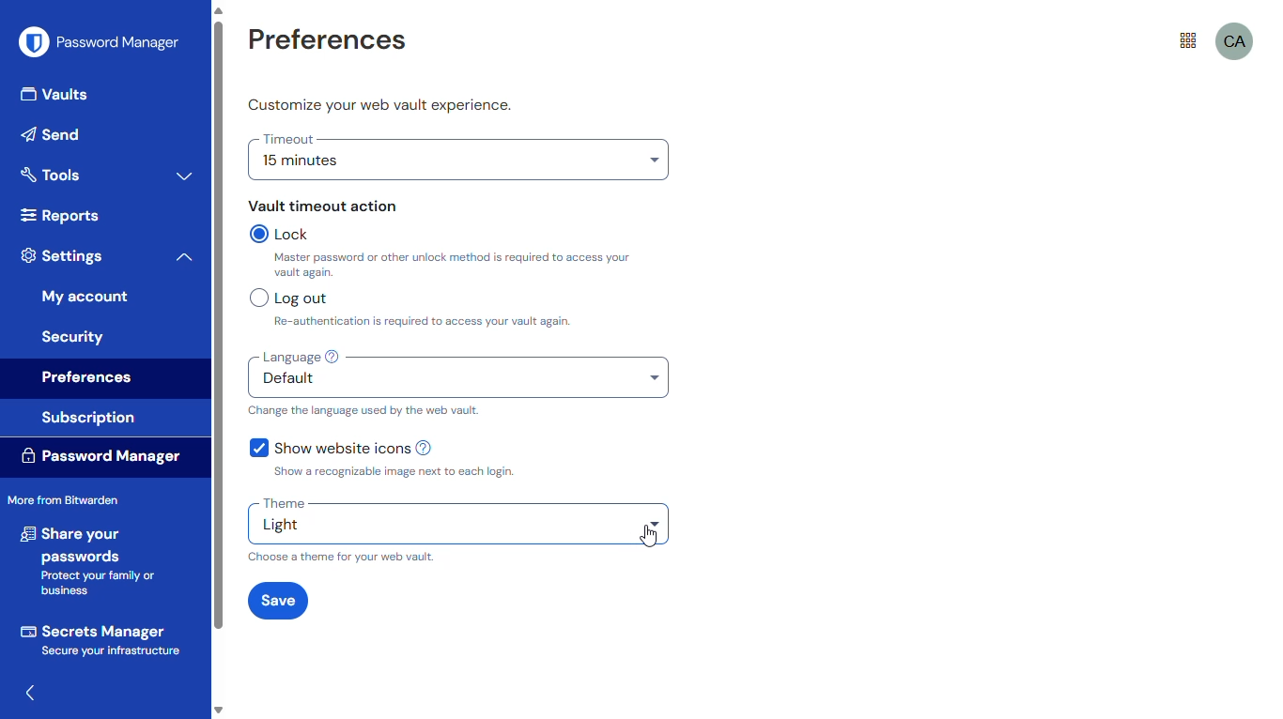 This screenshot has height=719, width=1283. What do you see at coordinates (1188, 41) in the screenshot?
I see `more from bitwarden` at bounding box center [1188, 41].